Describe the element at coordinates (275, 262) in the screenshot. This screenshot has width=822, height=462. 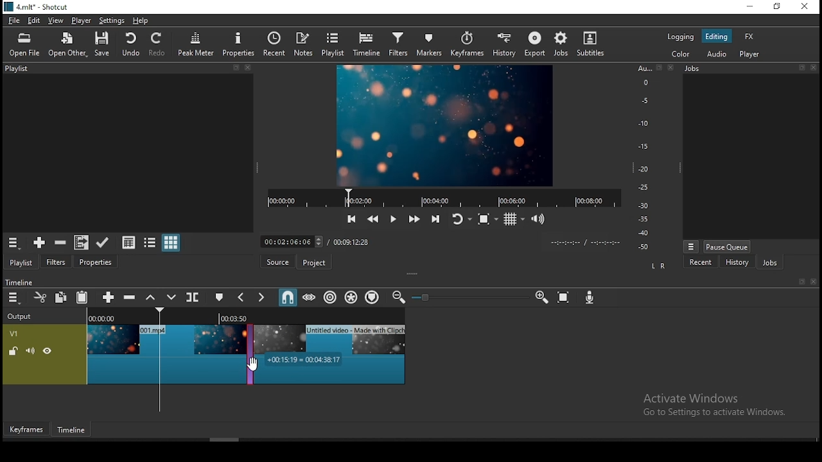
I see `source` at that location.